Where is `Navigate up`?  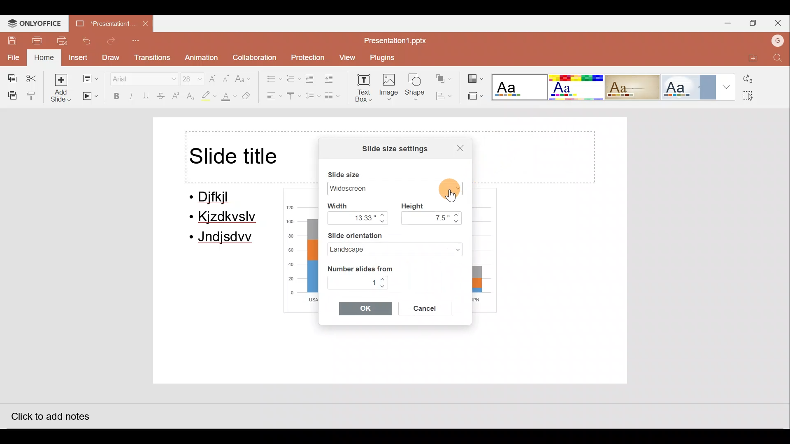
Navigate up is located at coordinates (383, 280).